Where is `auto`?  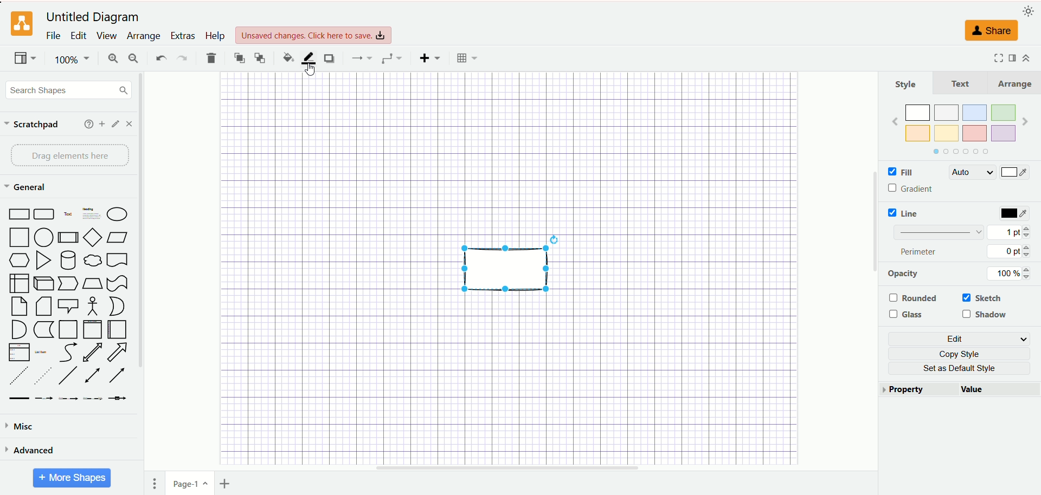 auto is located at coordinates (969, 171).